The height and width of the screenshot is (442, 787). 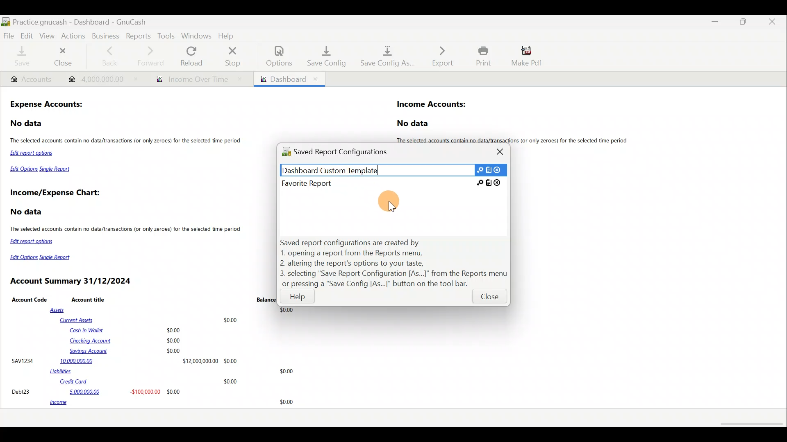 I want to click on Dashboard, so click(x=289, y=79).